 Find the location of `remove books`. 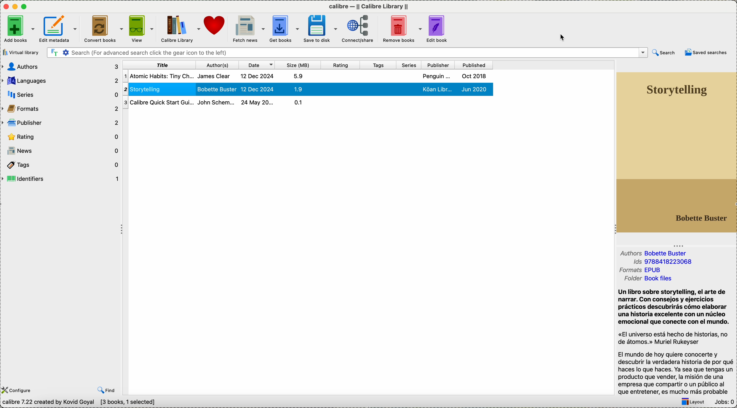

remove books is located at coordinates (403, 29).